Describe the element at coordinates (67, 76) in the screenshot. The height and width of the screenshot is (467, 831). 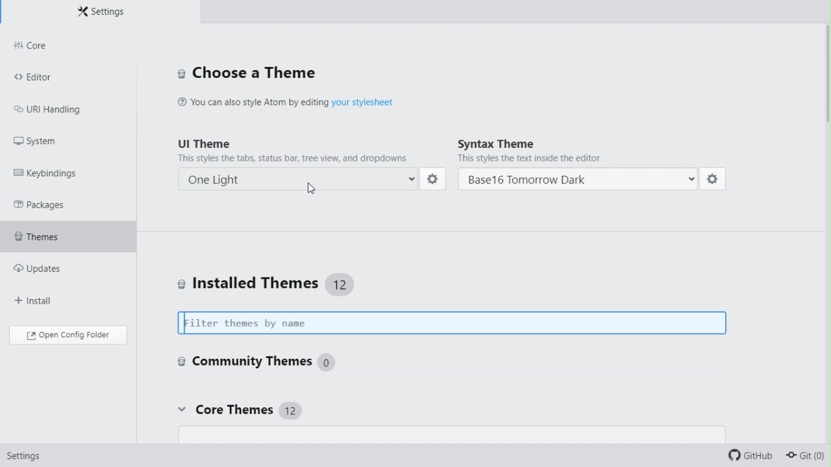
I see `Editor` at that location.